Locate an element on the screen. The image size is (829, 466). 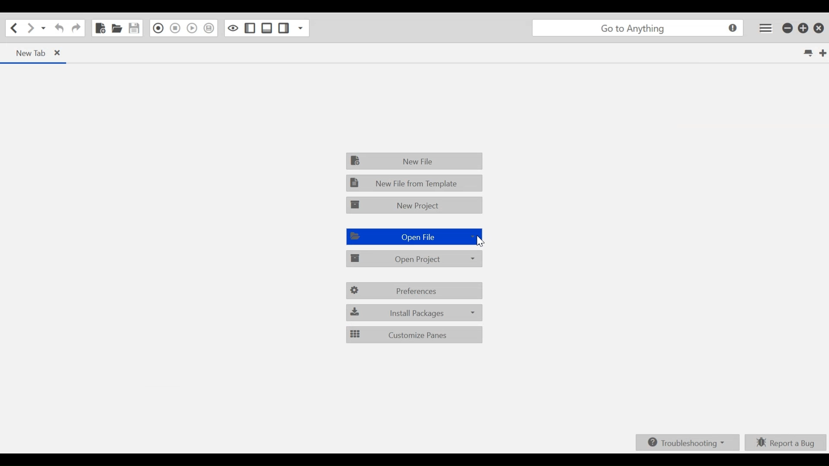
close is located at coordinates (819, 27).